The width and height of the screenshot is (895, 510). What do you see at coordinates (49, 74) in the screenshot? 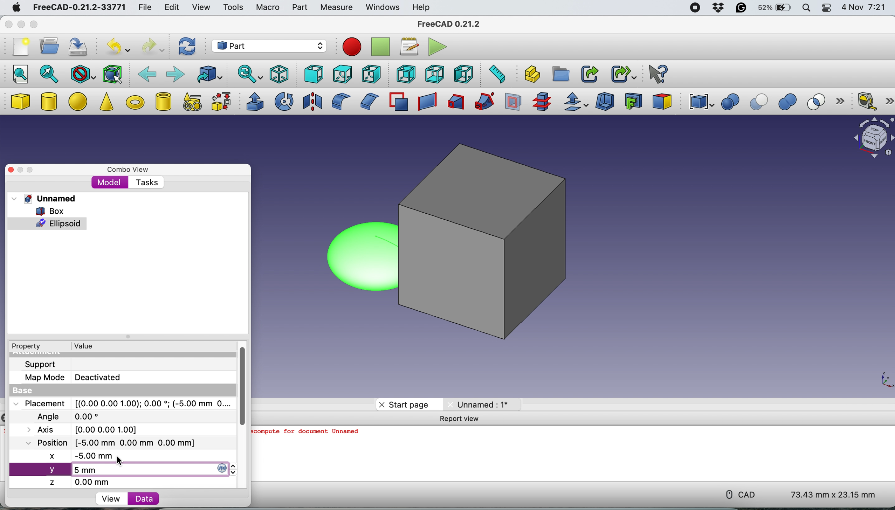
I see `fit selection` at bounding box center [49, 74].